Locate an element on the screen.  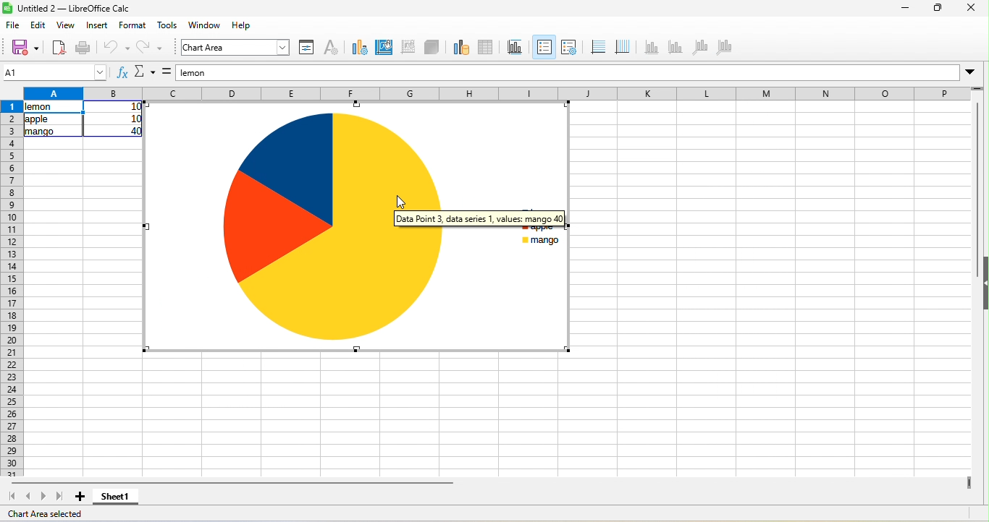
pie chart is located at coordinates (329, 228).